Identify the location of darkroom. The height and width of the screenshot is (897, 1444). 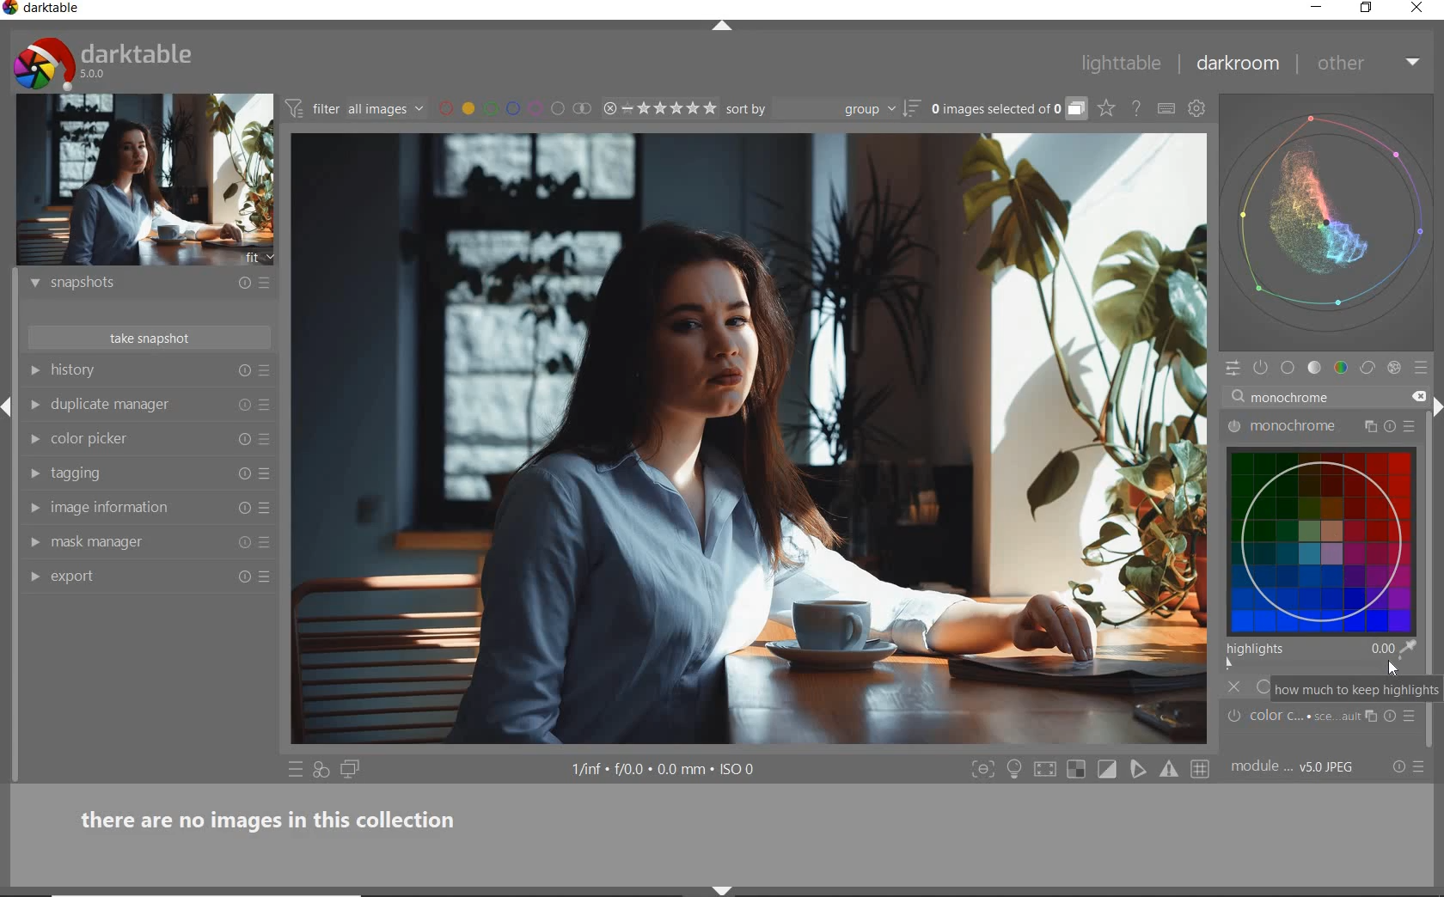
(1239, 67).